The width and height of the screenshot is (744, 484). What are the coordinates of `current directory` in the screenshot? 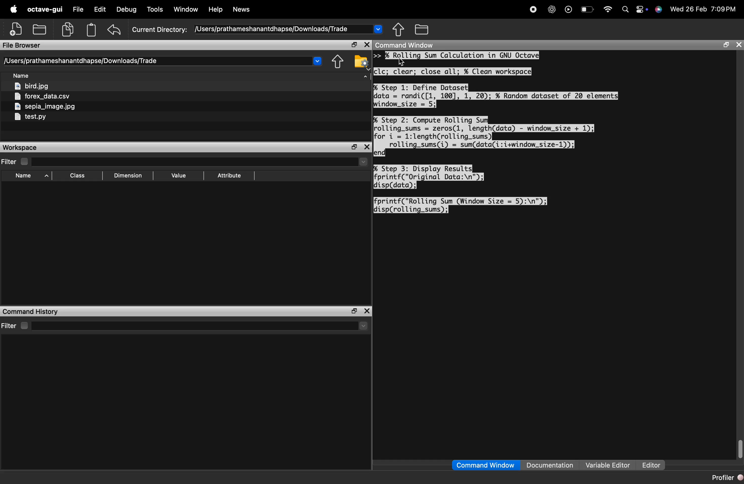 It's located at (163, 61).